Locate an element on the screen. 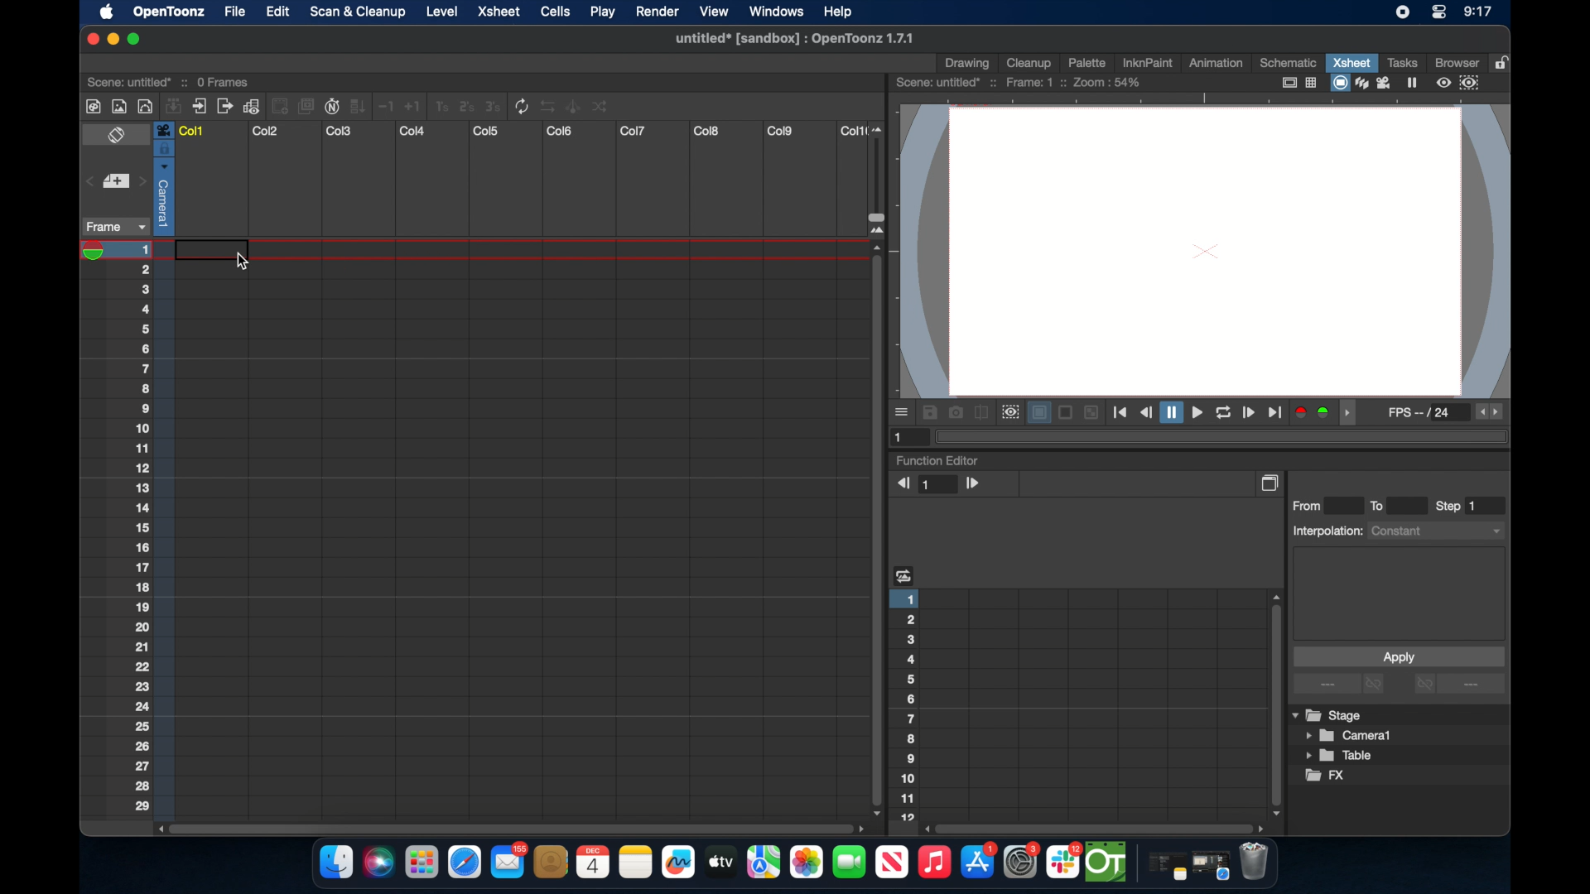 Image resolution: width=1590 pixels, height=894 pixels. apple tv is located at coordinates (720, 862).